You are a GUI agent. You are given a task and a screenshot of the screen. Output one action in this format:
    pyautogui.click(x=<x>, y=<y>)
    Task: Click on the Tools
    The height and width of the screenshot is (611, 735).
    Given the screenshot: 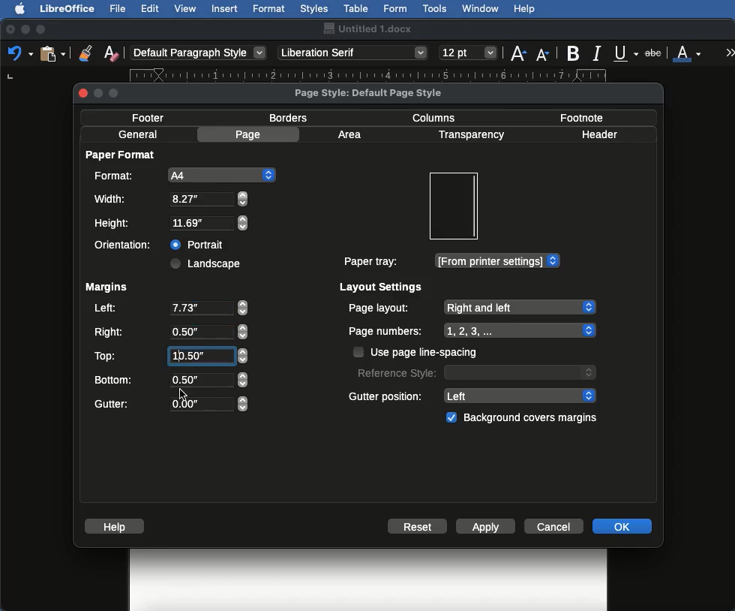 What is the action you would take?
    pyautogui.click(x=436, y=9)
    